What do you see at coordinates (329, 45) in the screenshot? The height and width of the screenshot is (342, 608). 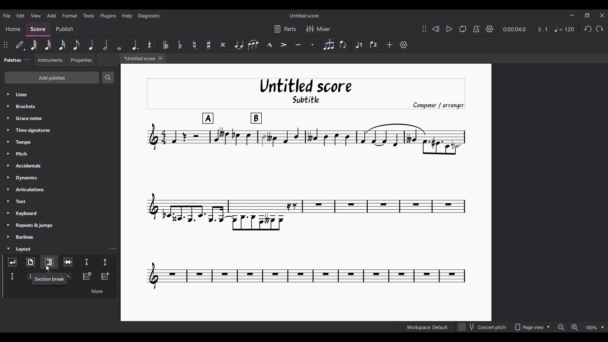 I see `Tuplet` at bounding box center [329, 45].